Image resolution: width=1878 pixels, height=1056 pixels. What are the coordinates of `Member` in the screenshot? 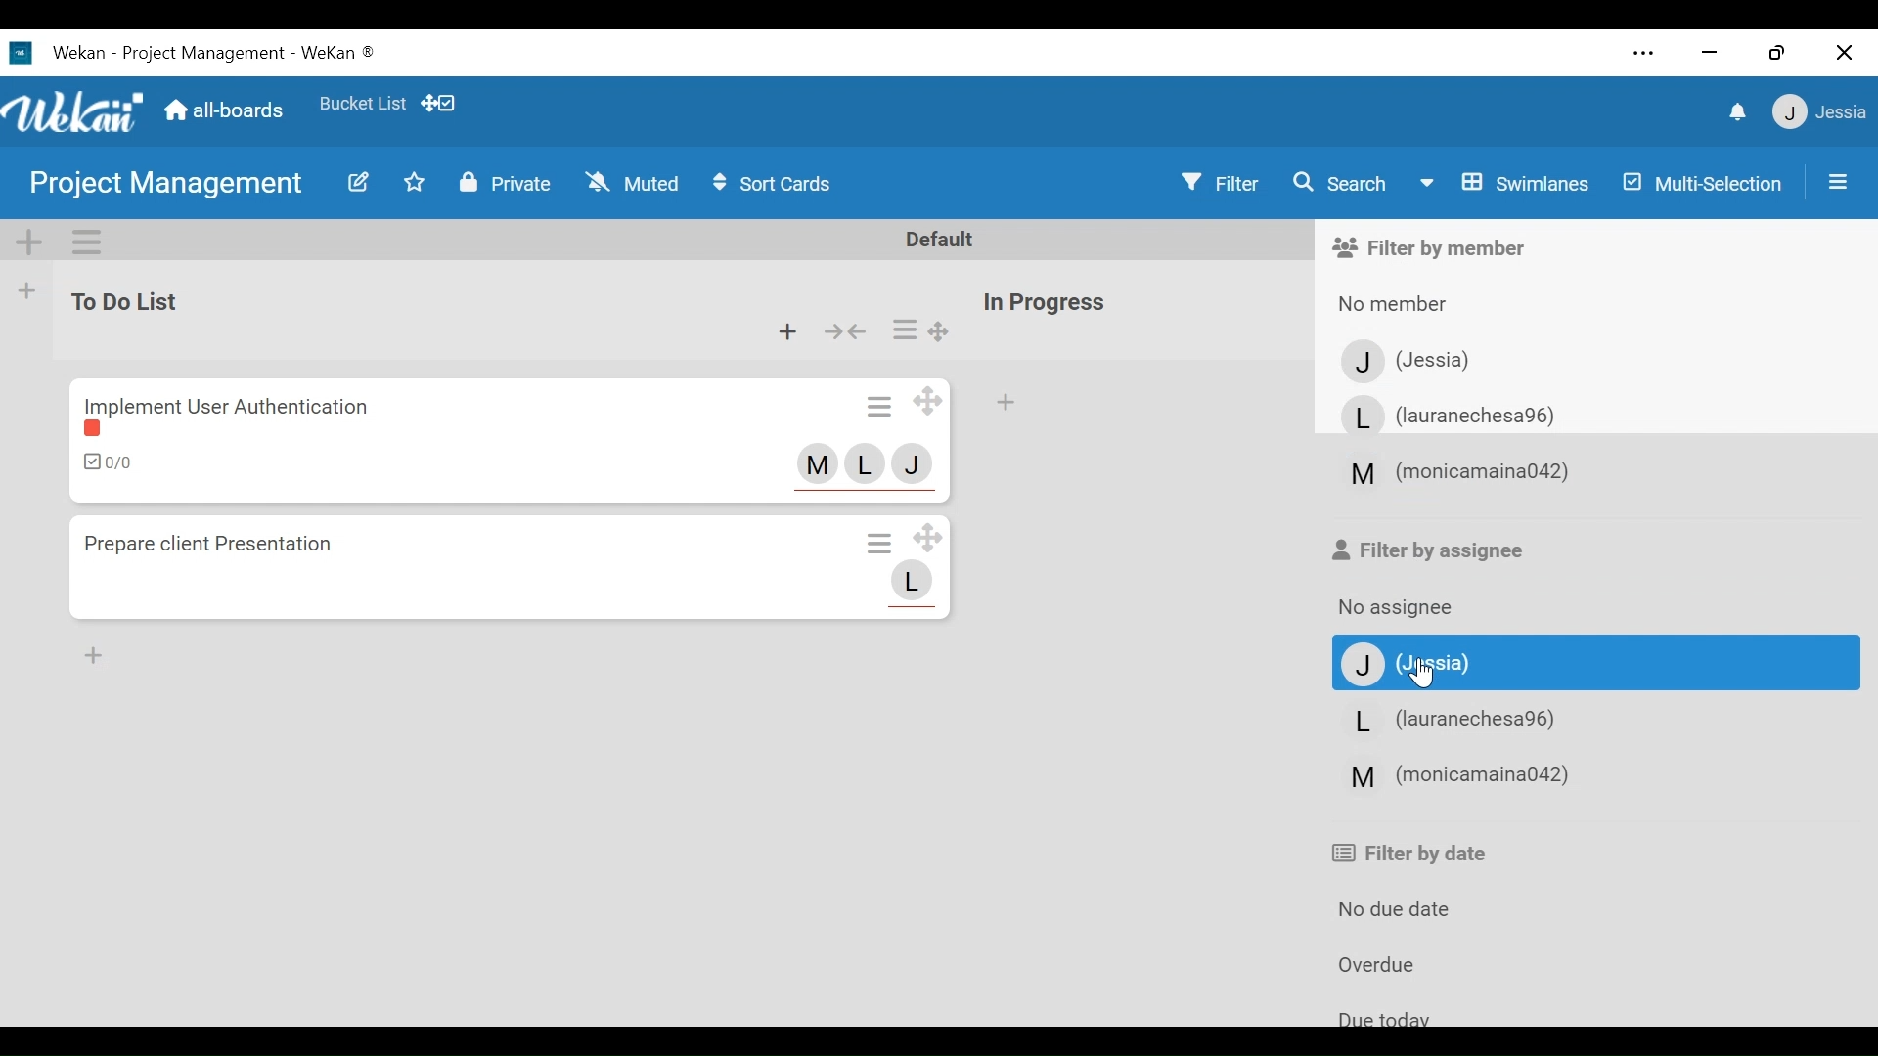 It's located at (1453, 413).